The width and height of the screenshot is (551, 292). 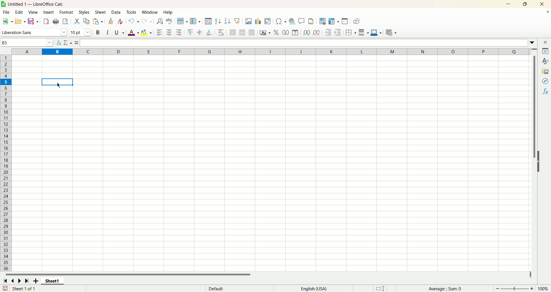 I want to click on formula bar, so click(x=304, y=43).